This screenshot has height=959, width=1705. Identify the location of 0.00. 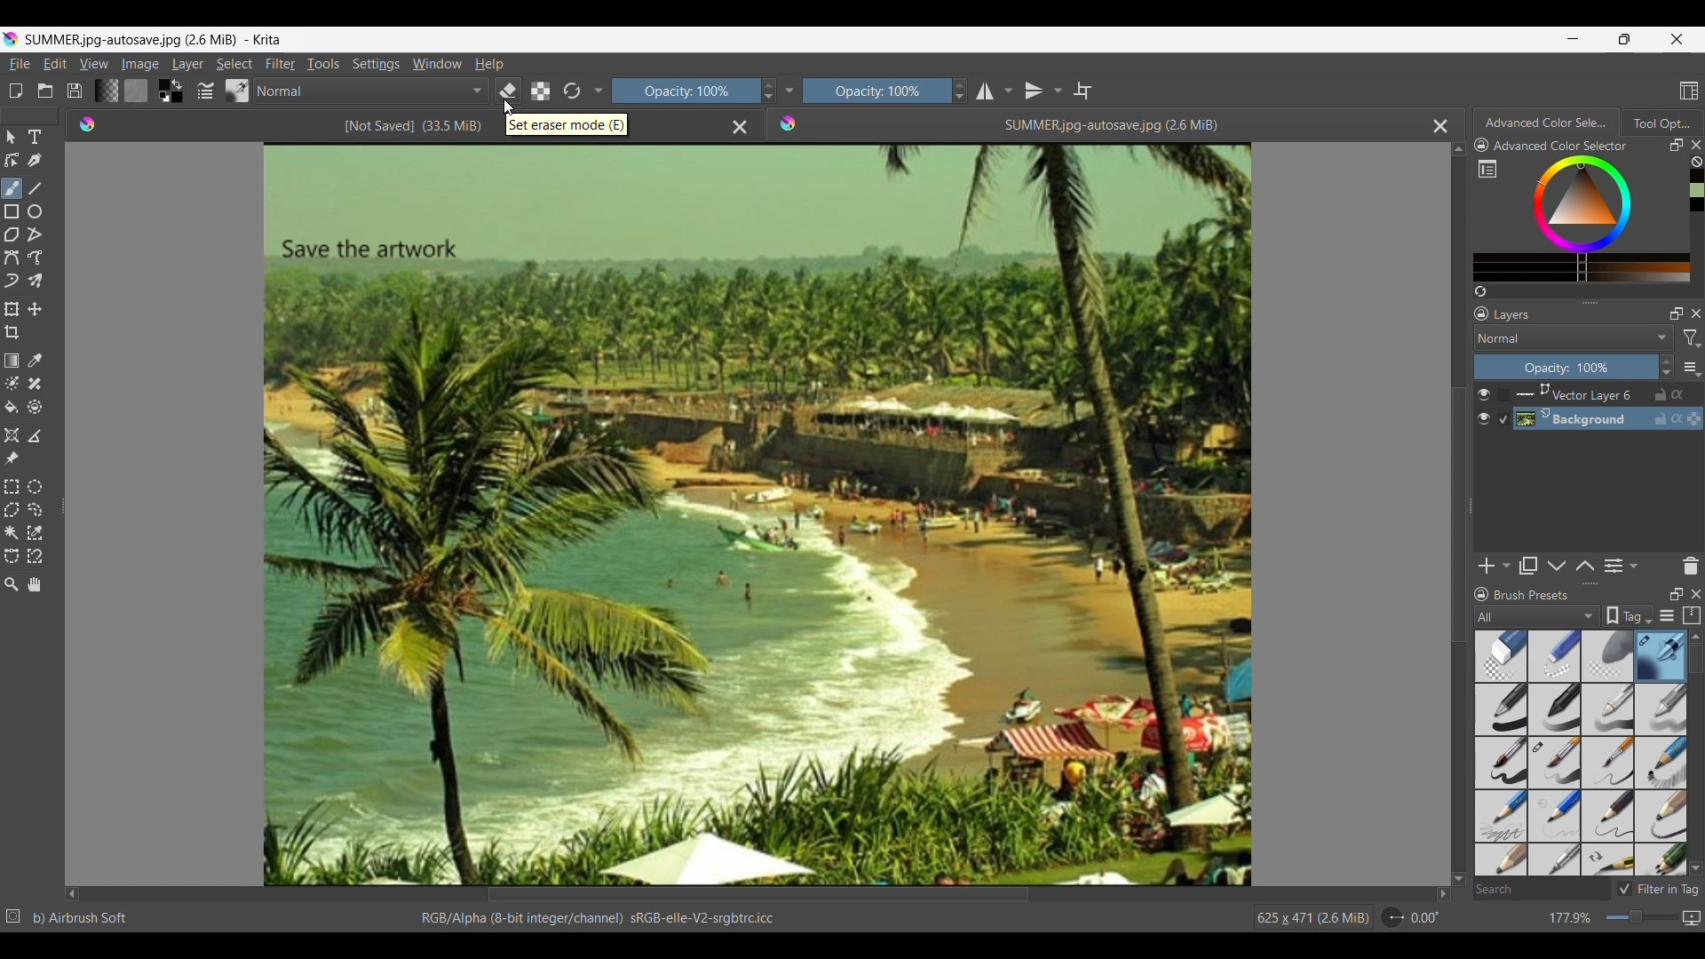
(1425, 918).